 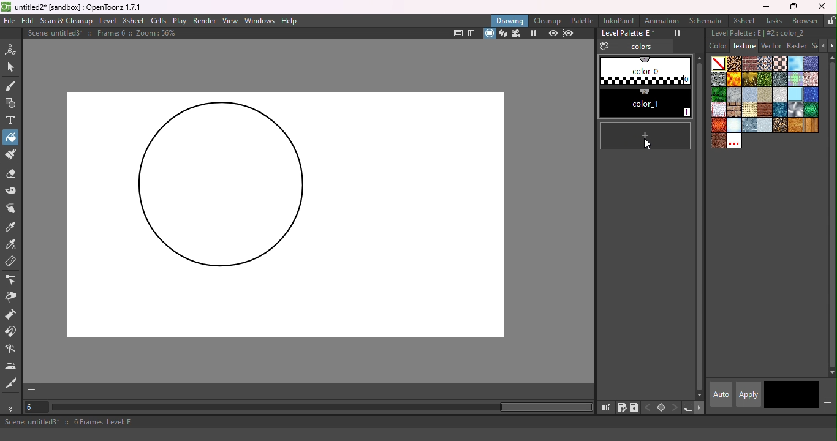 What do you see at coordinates (12, 69) in the screenshot?
I see `Selection tool` at bounding box center [12, 69].